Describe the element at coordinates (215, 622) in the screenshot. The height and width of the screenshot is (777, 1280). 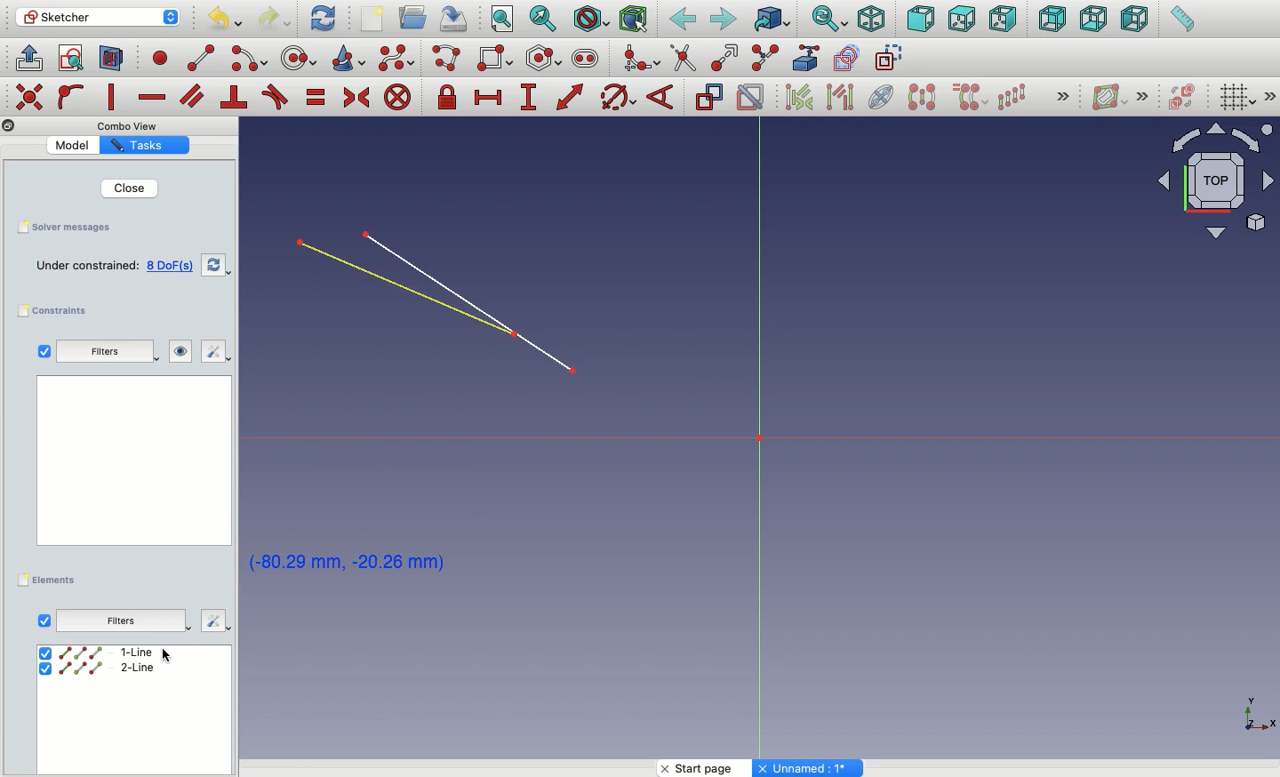
I see `` at that location.